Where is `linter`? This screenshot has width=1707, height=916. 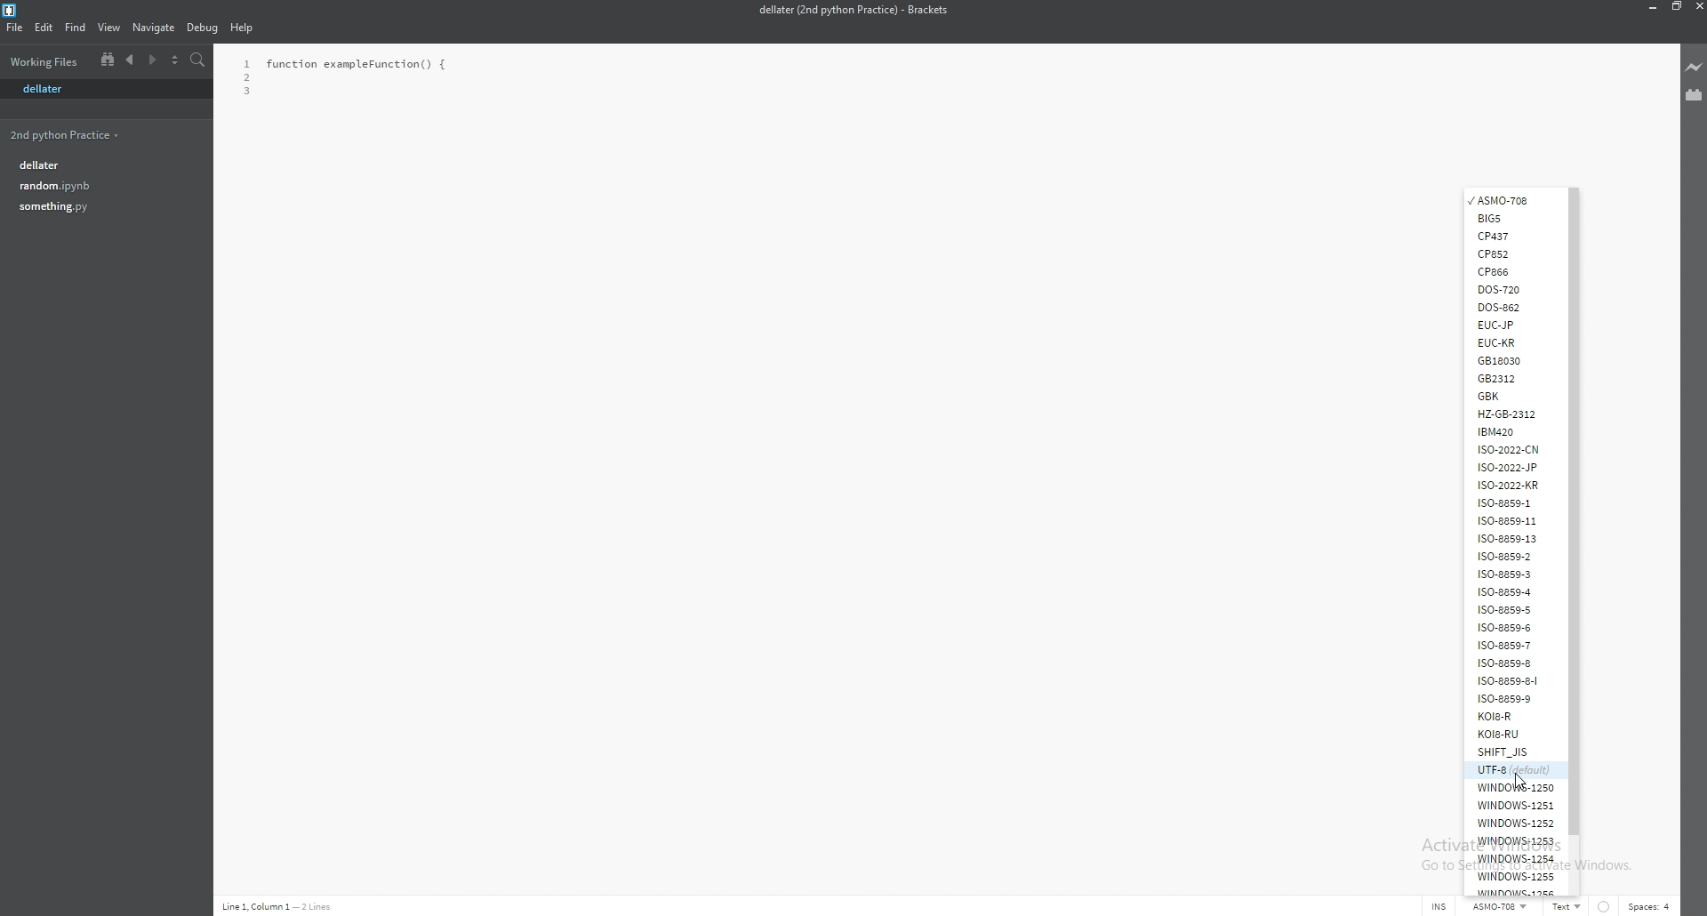
linter is located at coordinates (1604, 906).